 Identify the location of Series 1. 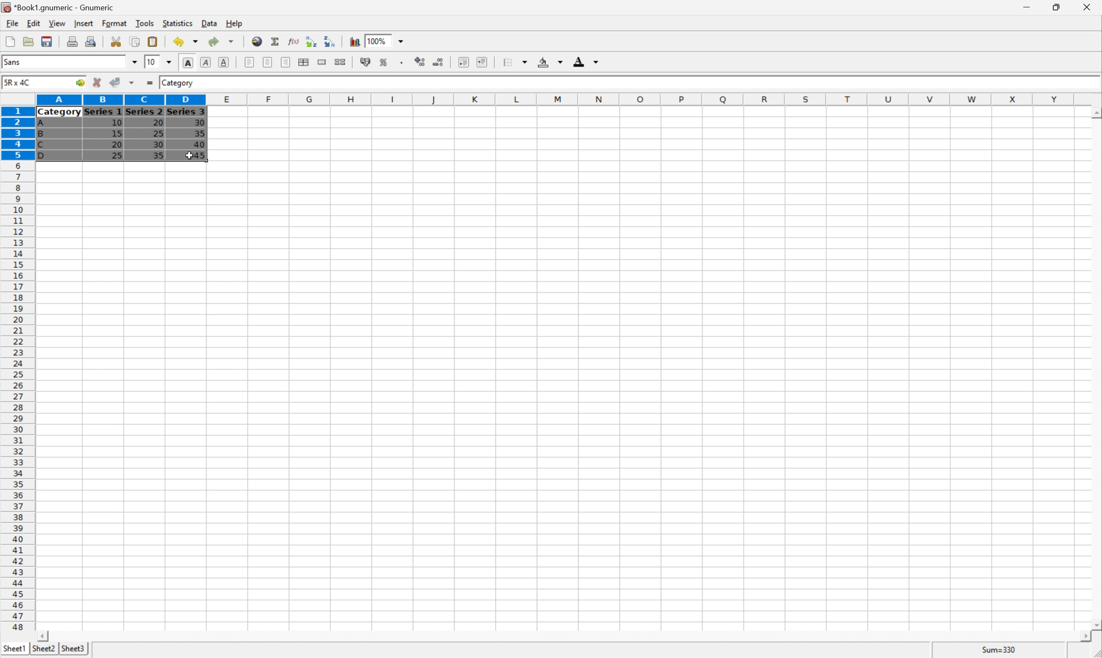
(103, 112).